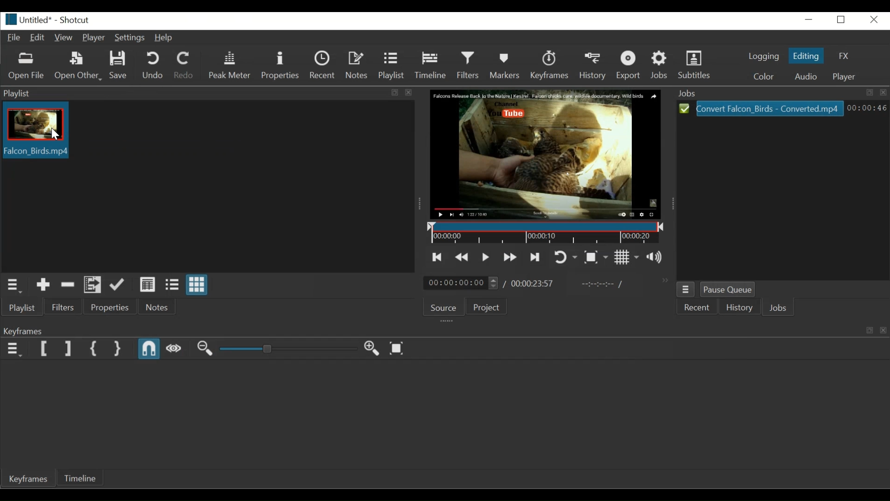 This screenshot has width=890, height=501. I want to click on 00:00:00:00(Current position), so click(460, 283).